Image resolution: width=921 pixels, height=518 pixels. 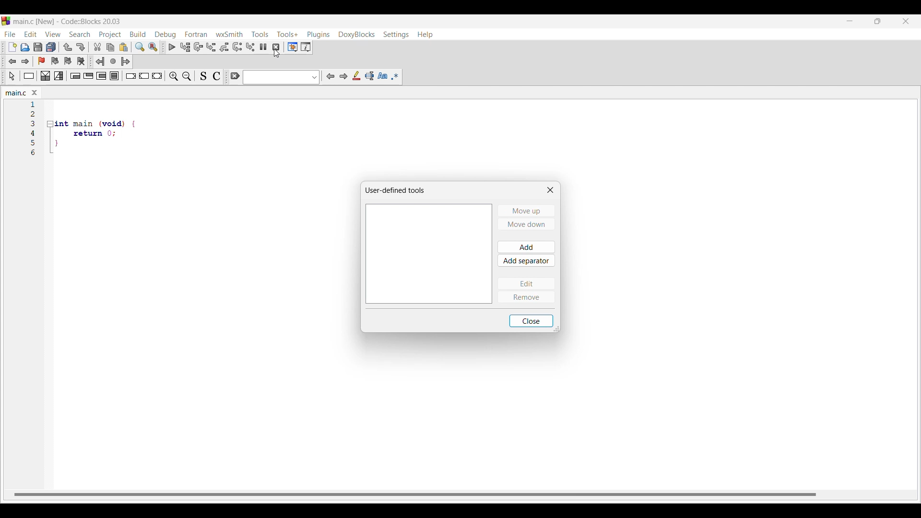 I want to click on Clear bookmarks, so click(x=81, y=61).